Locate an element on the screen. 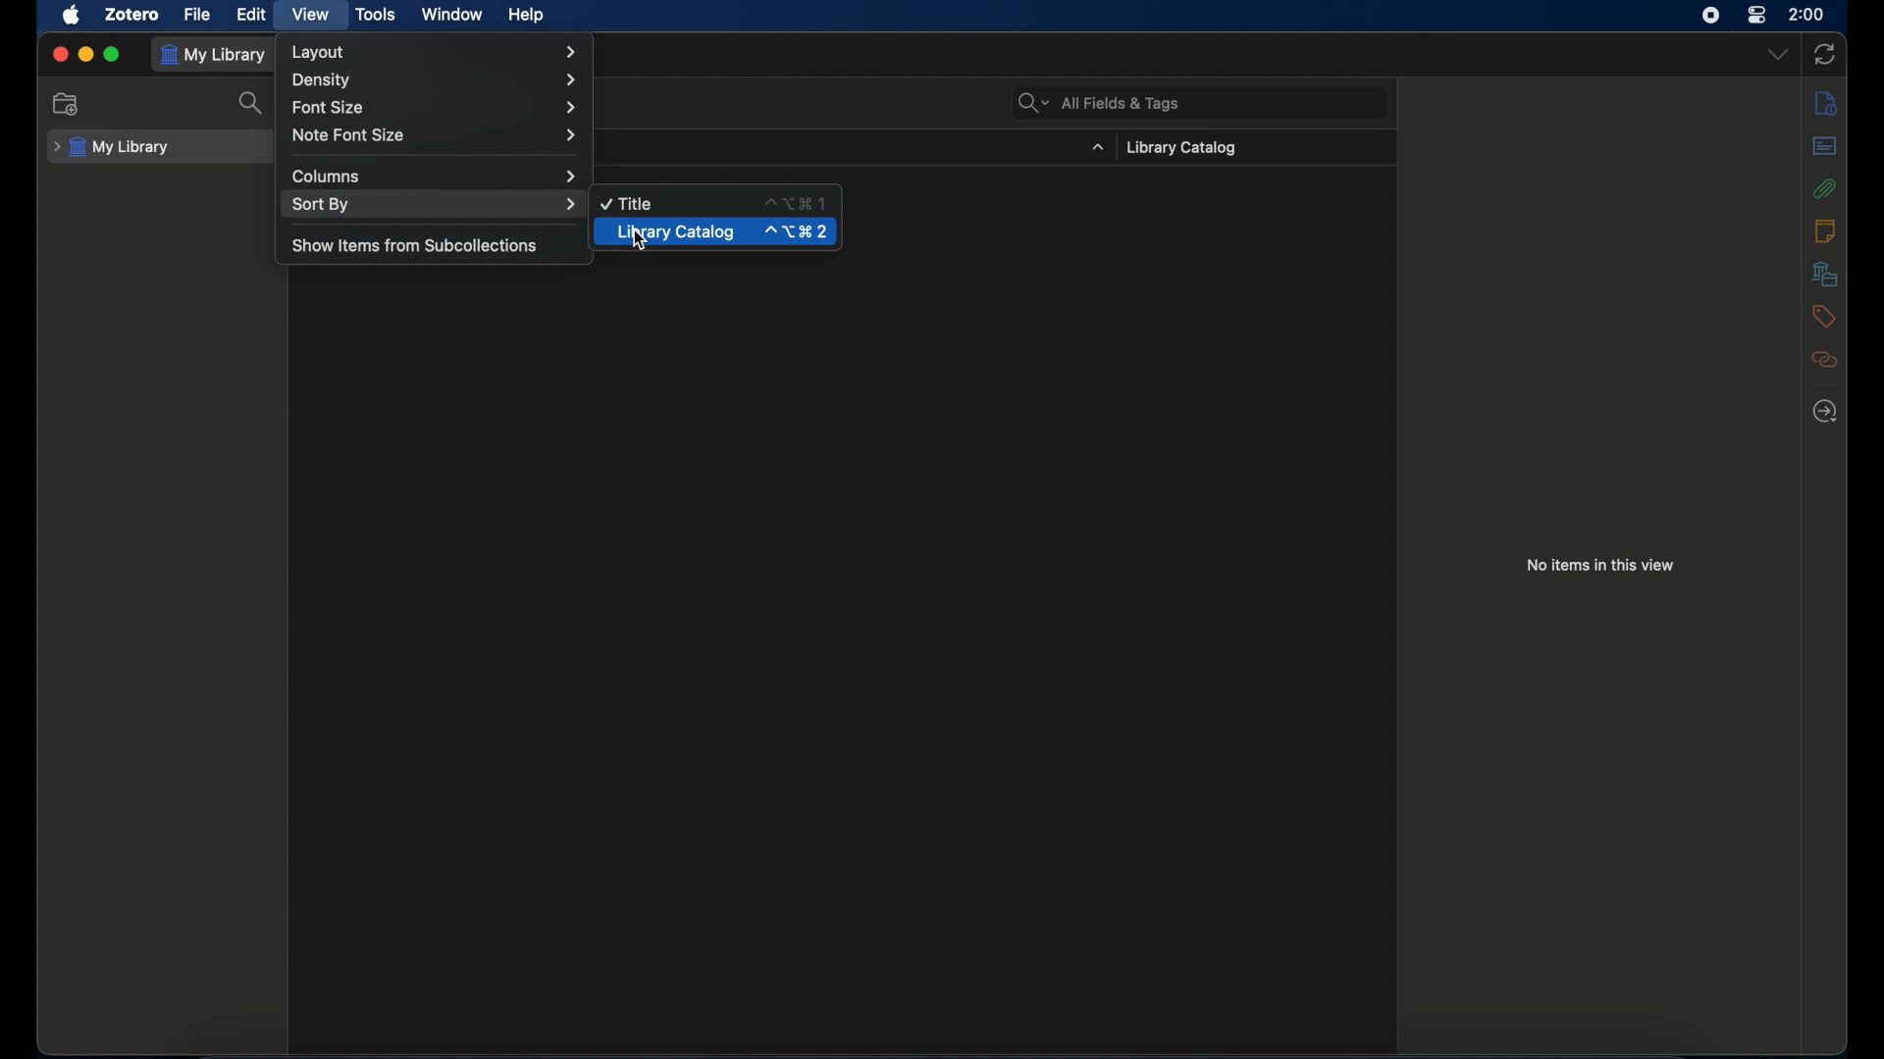  file is located at coordinates (198, 15).